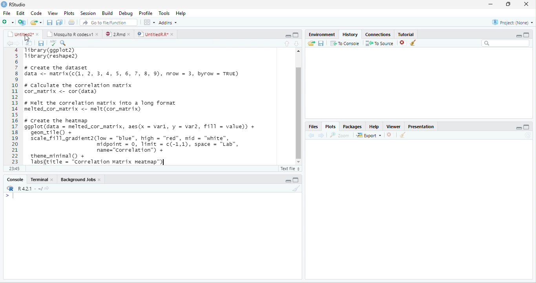  What do you see at coordinates (107, 13) in the screenshot?
I see `build` at bounding box center [107, 13].